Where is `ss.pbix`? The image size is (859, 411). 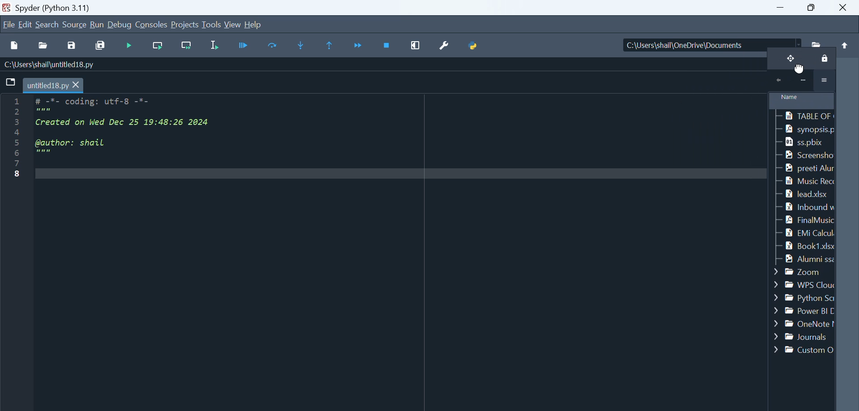
ss.pbix is located at coordinates (800, 143).